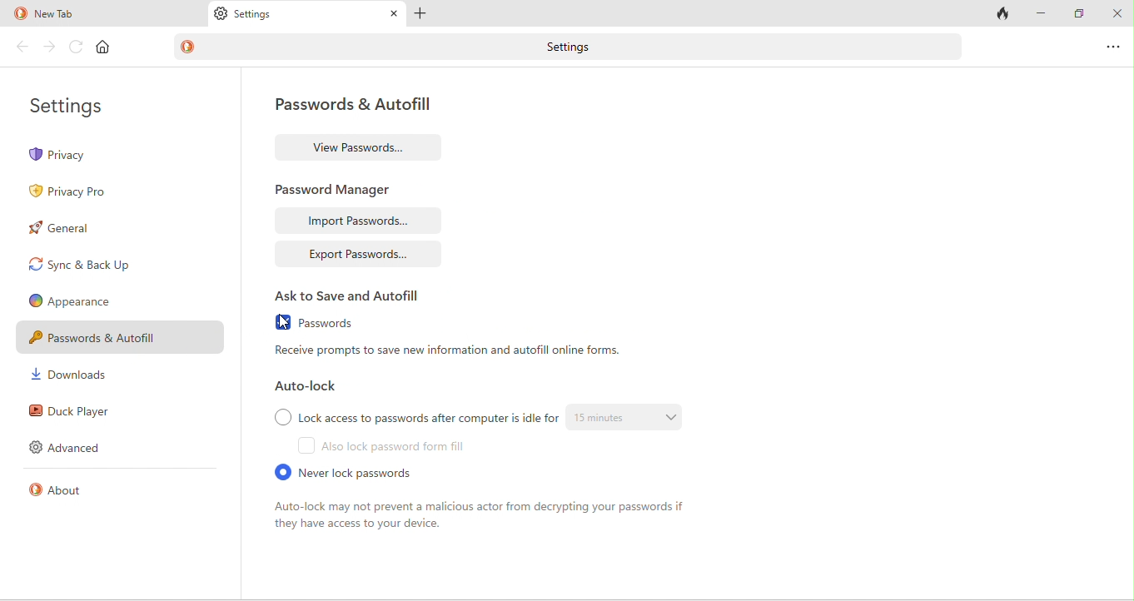  What do you see at coordinates (22, 47) in the screenshot?
I see `back` at bounding box center [22, 47].